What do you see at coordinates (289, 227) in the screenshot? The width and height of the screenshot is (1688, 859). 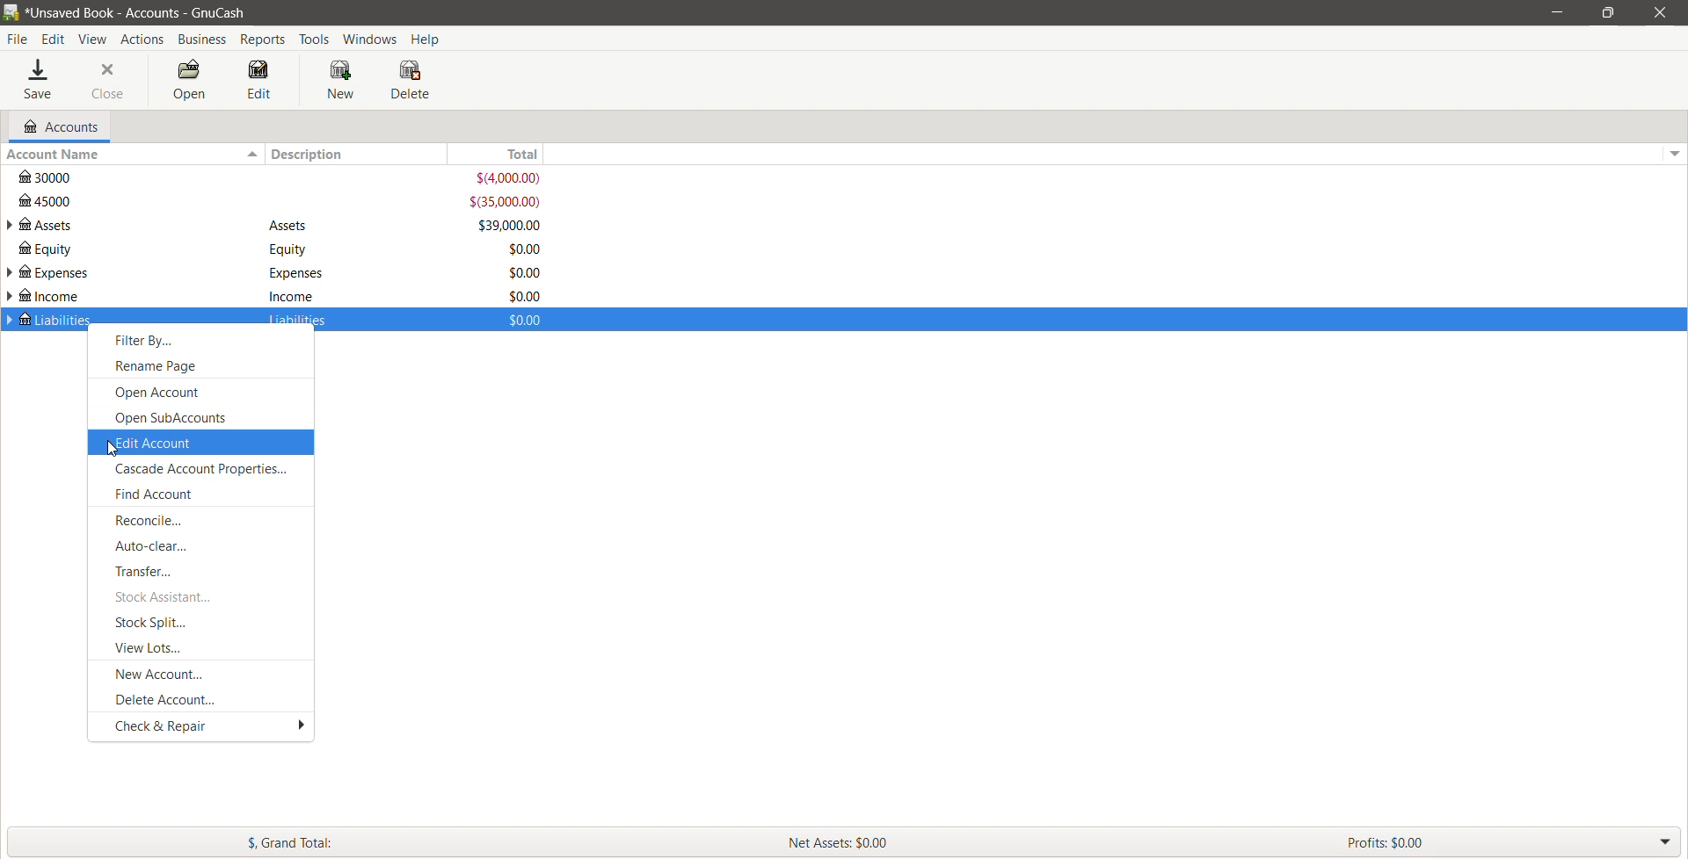 I see `details of the account "Assets"` at bounding box center [289, 227].